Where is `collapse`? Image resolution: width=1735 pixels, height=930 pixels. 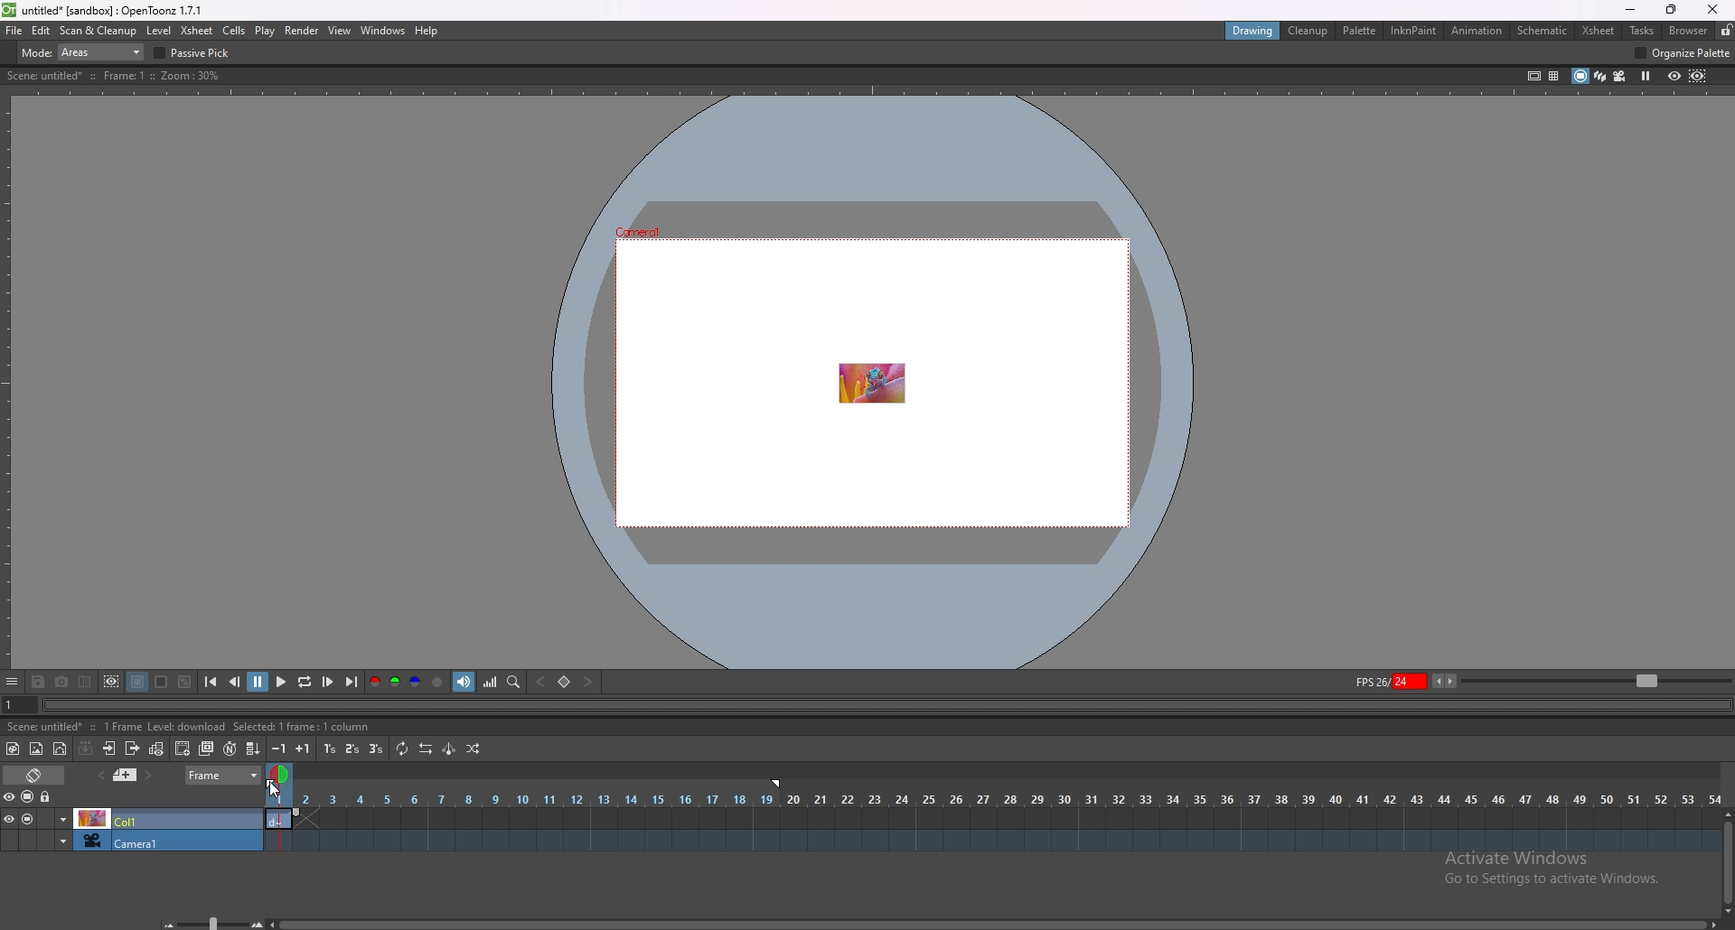
collapse is located at coordinates (86, 749).